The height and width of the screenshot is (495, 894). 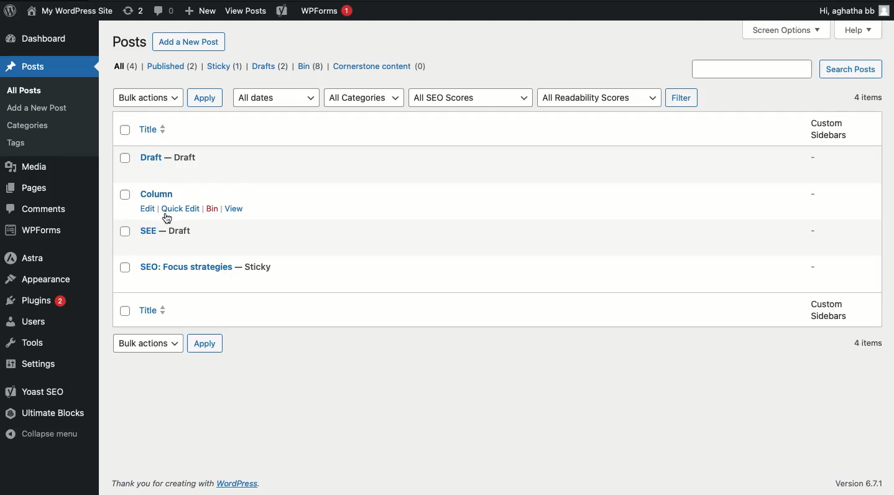 I want to click on Add a new post, so click(x=189, y=42).